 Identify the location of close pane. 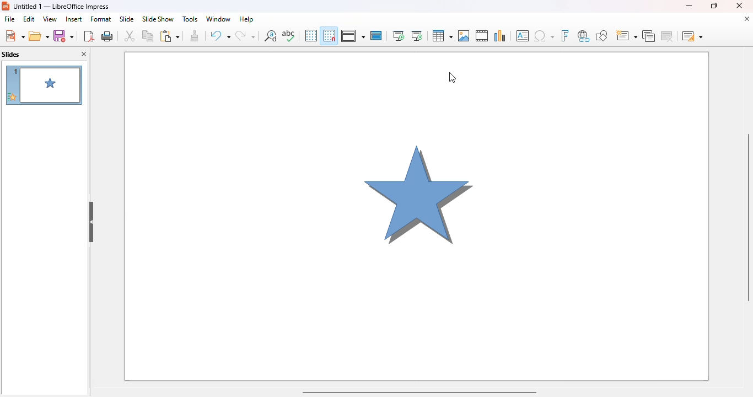
(84, 53).